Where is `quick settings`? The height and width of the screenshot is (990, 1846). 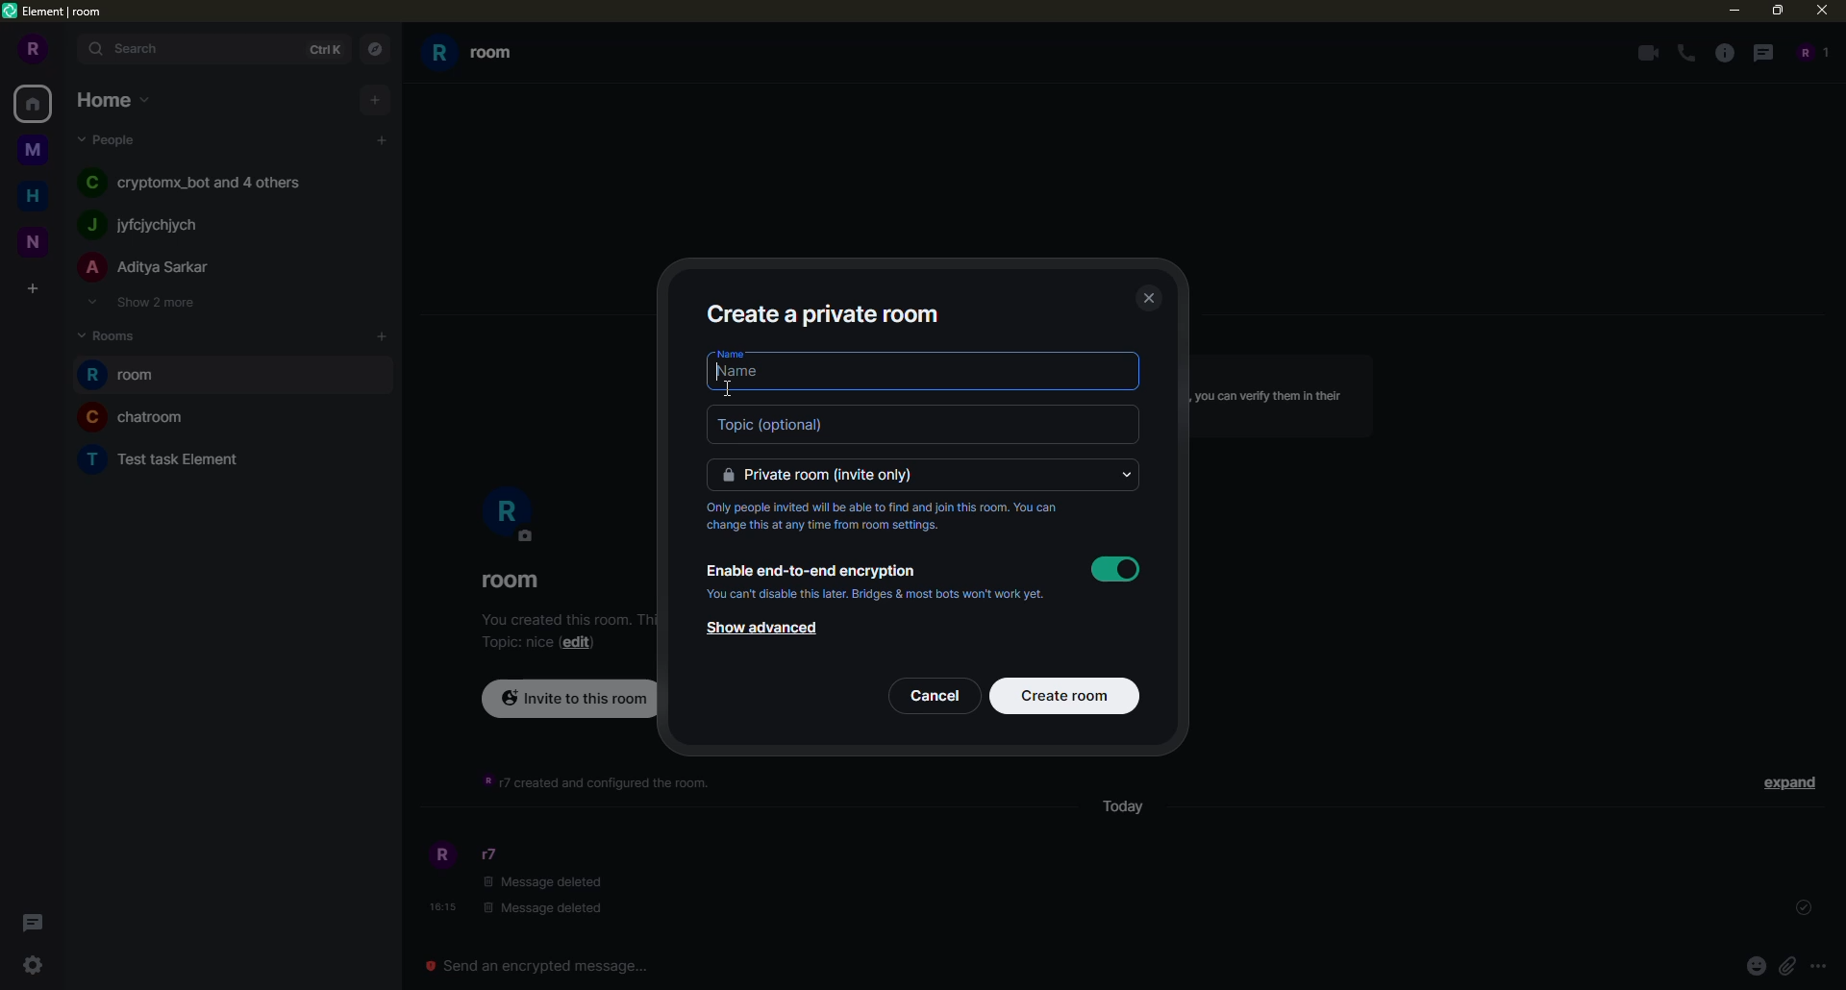 quick settings is located at coordinates (32, 966).